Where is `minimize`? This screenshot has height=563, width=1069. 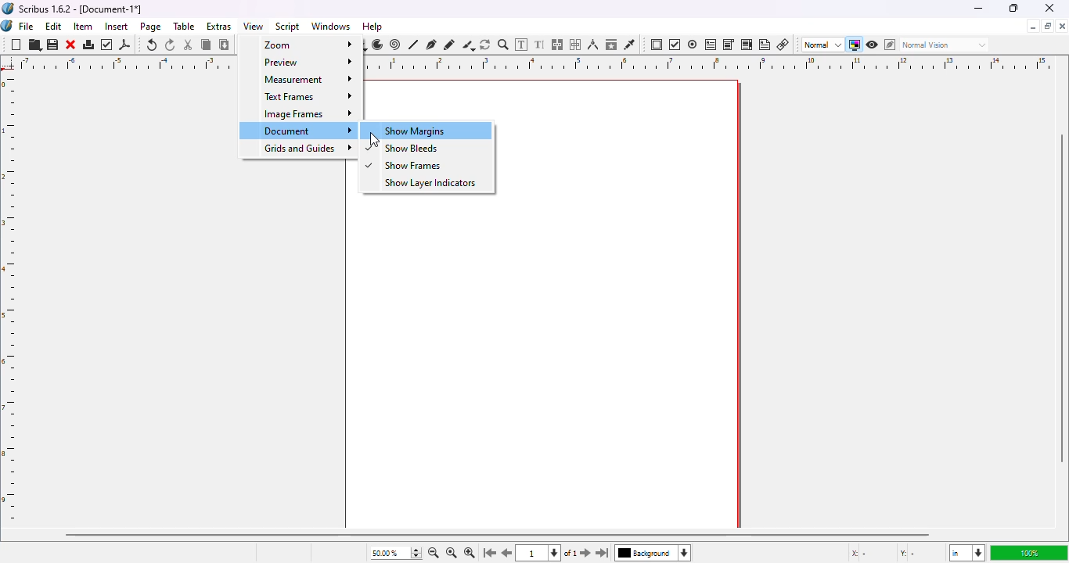
minimize is located at coordinates (977, 8).